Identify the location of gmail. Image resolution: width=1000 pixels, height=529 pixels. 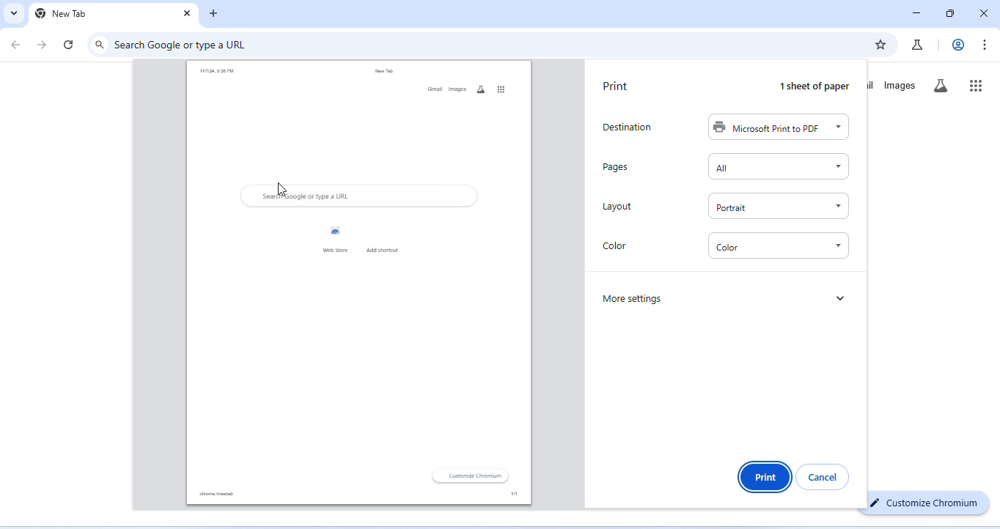
(433, 90).